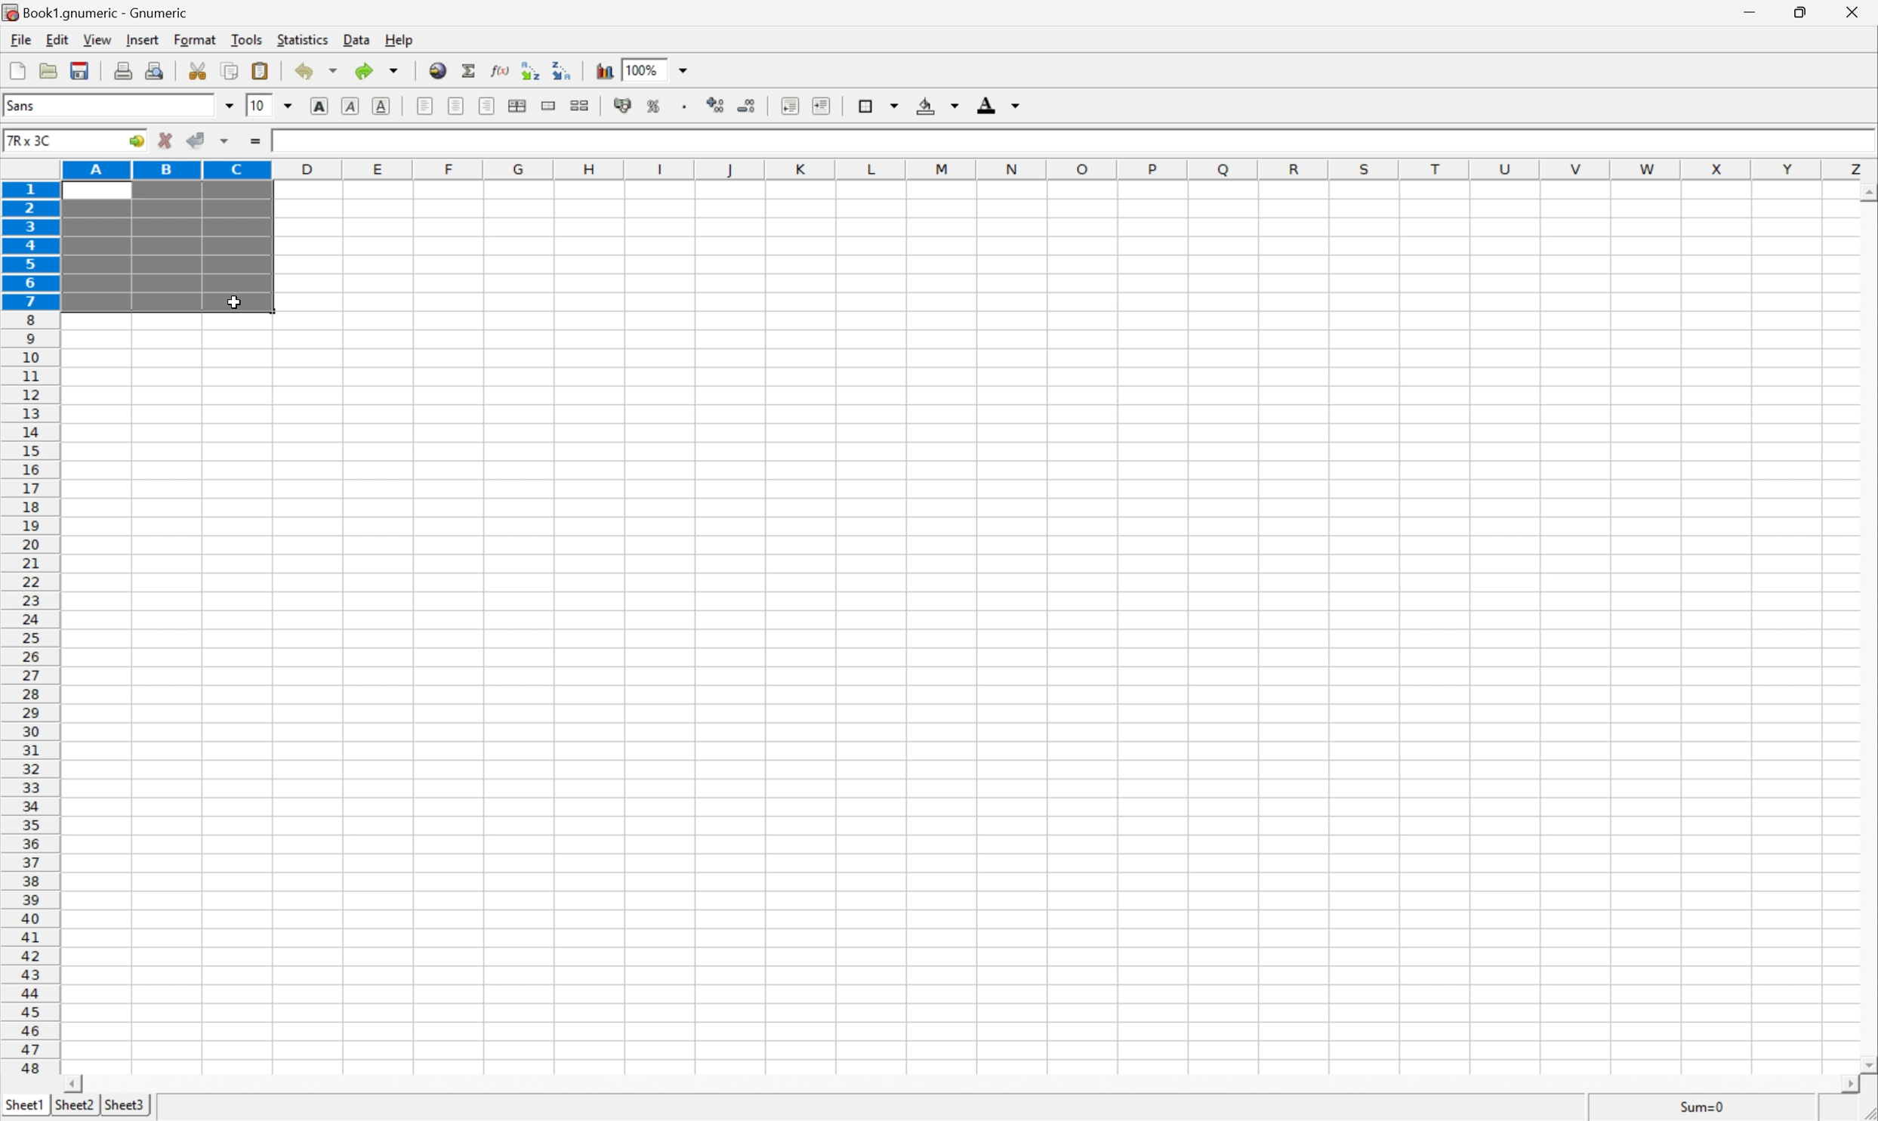  Describe the element at coordinates (351, 107) in the screenshot. I see `italic` at that location.